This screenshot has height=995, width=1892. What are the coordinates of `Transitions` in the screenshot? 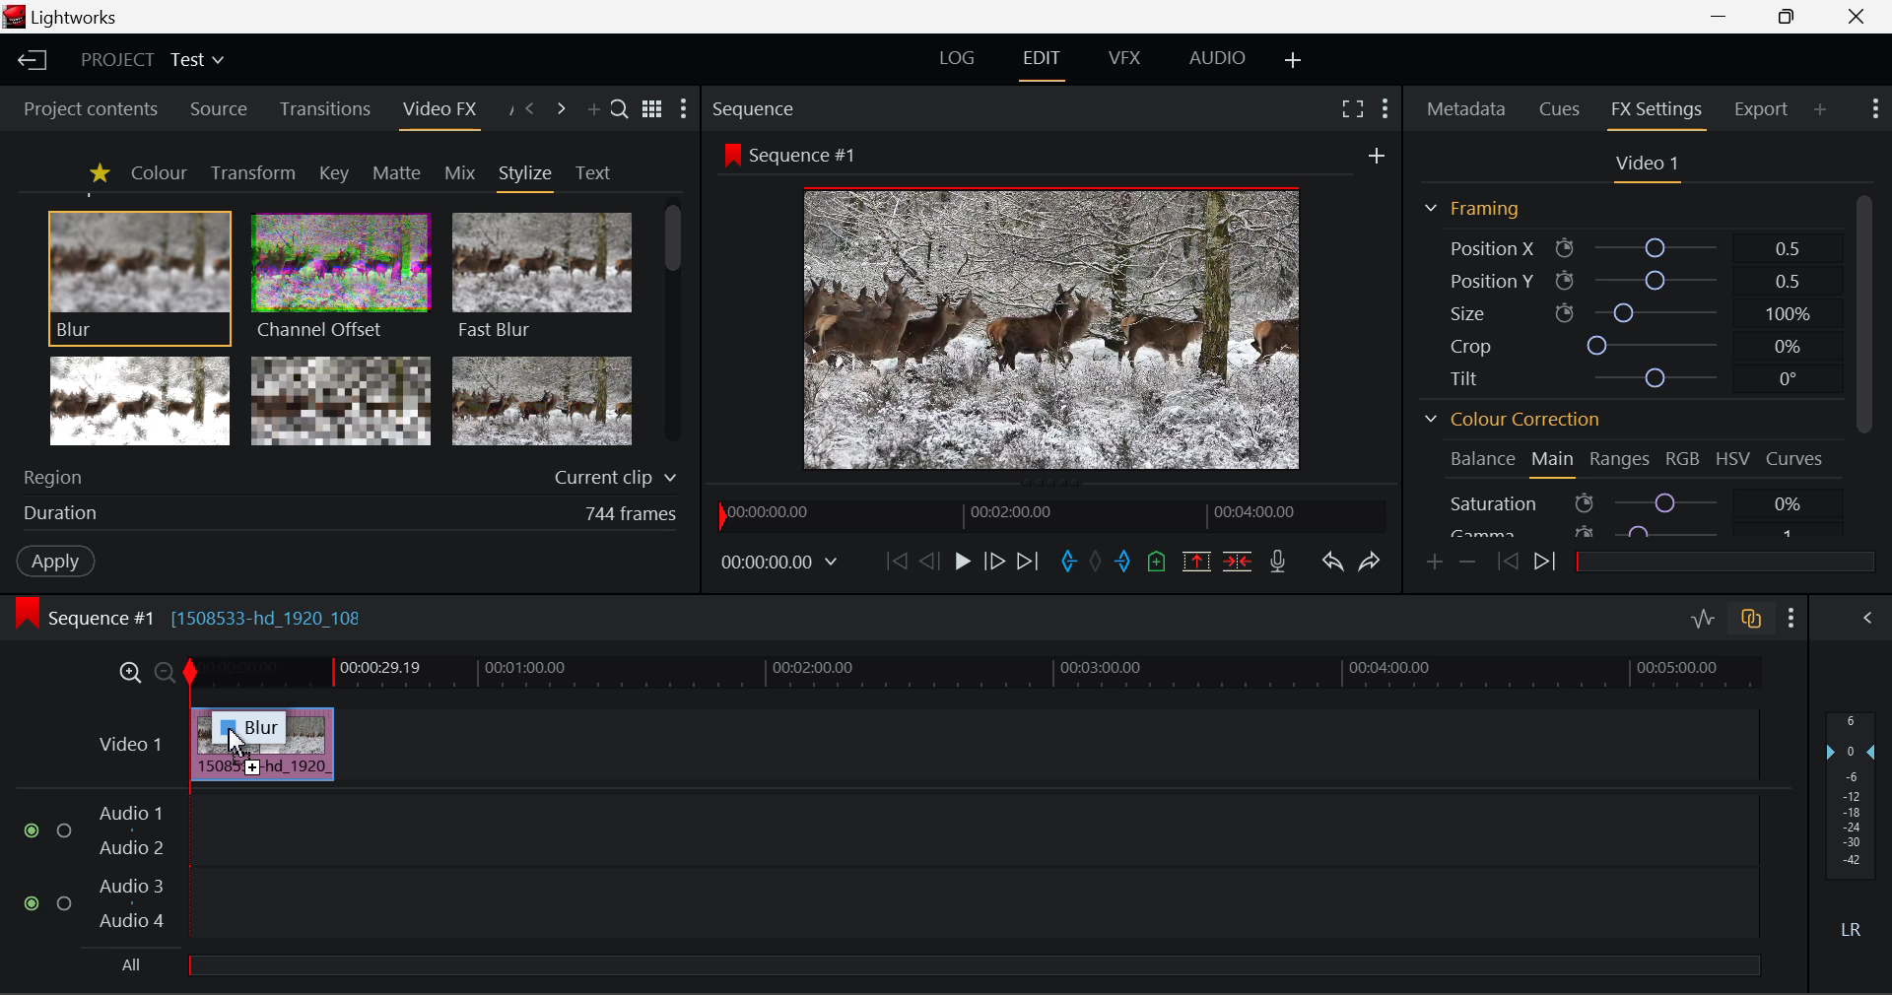 It's located at (323, 110).